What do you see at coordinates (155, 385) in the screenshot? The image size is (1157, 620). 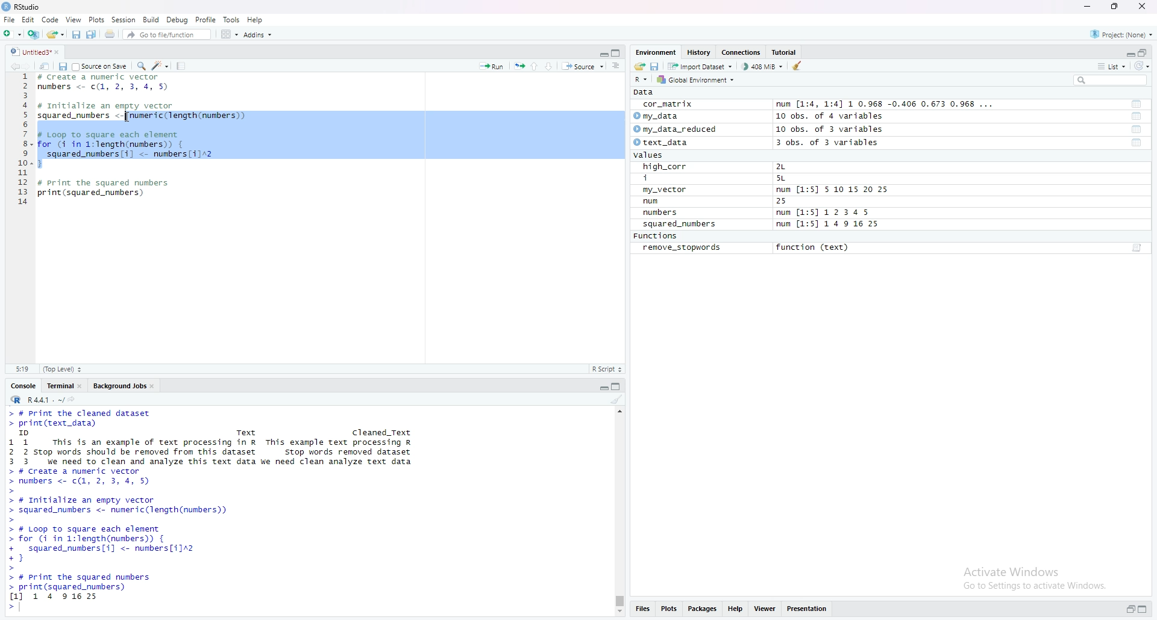 I see `close` at bounding box center [155, 385].